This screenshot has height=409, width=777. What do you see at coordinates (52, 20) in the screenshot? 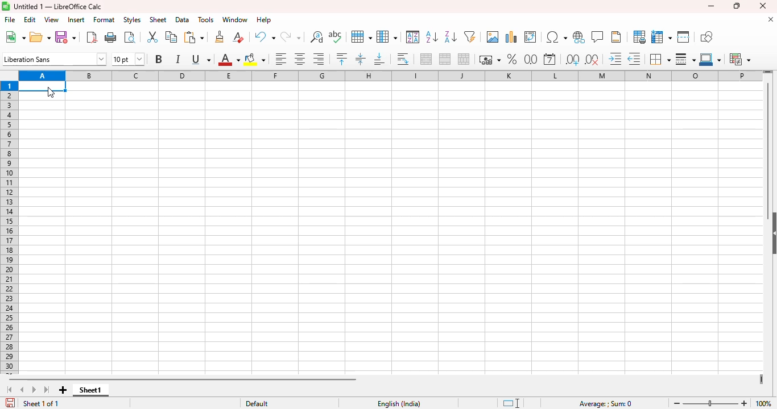
I see `view` at bounding box center [52, 20].